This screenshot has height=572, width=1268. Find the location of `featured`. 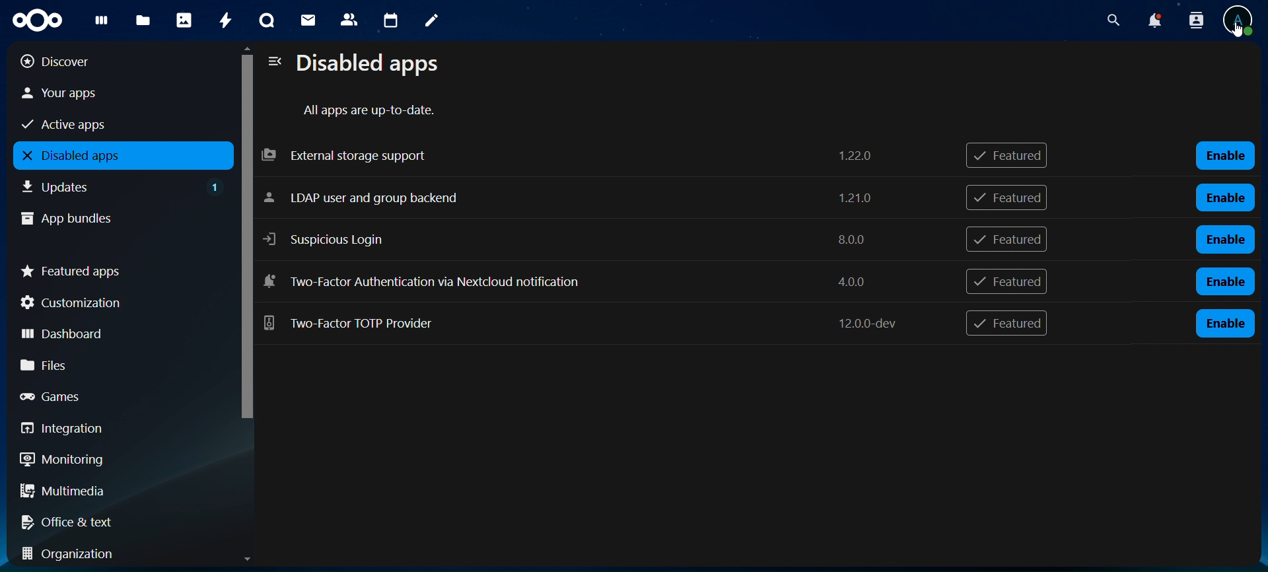

featured is located at coordinates (1006, 324).